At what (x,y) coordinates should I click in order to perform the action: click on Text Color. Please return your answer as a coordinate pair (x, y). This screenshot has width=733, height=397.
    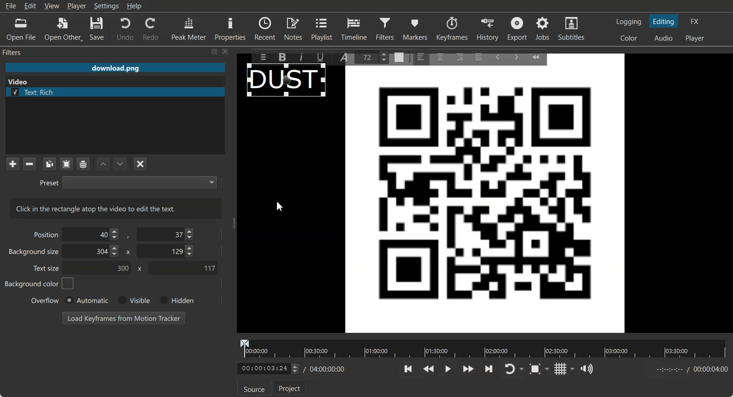
    Looking at the image, I should click on (399, 58).